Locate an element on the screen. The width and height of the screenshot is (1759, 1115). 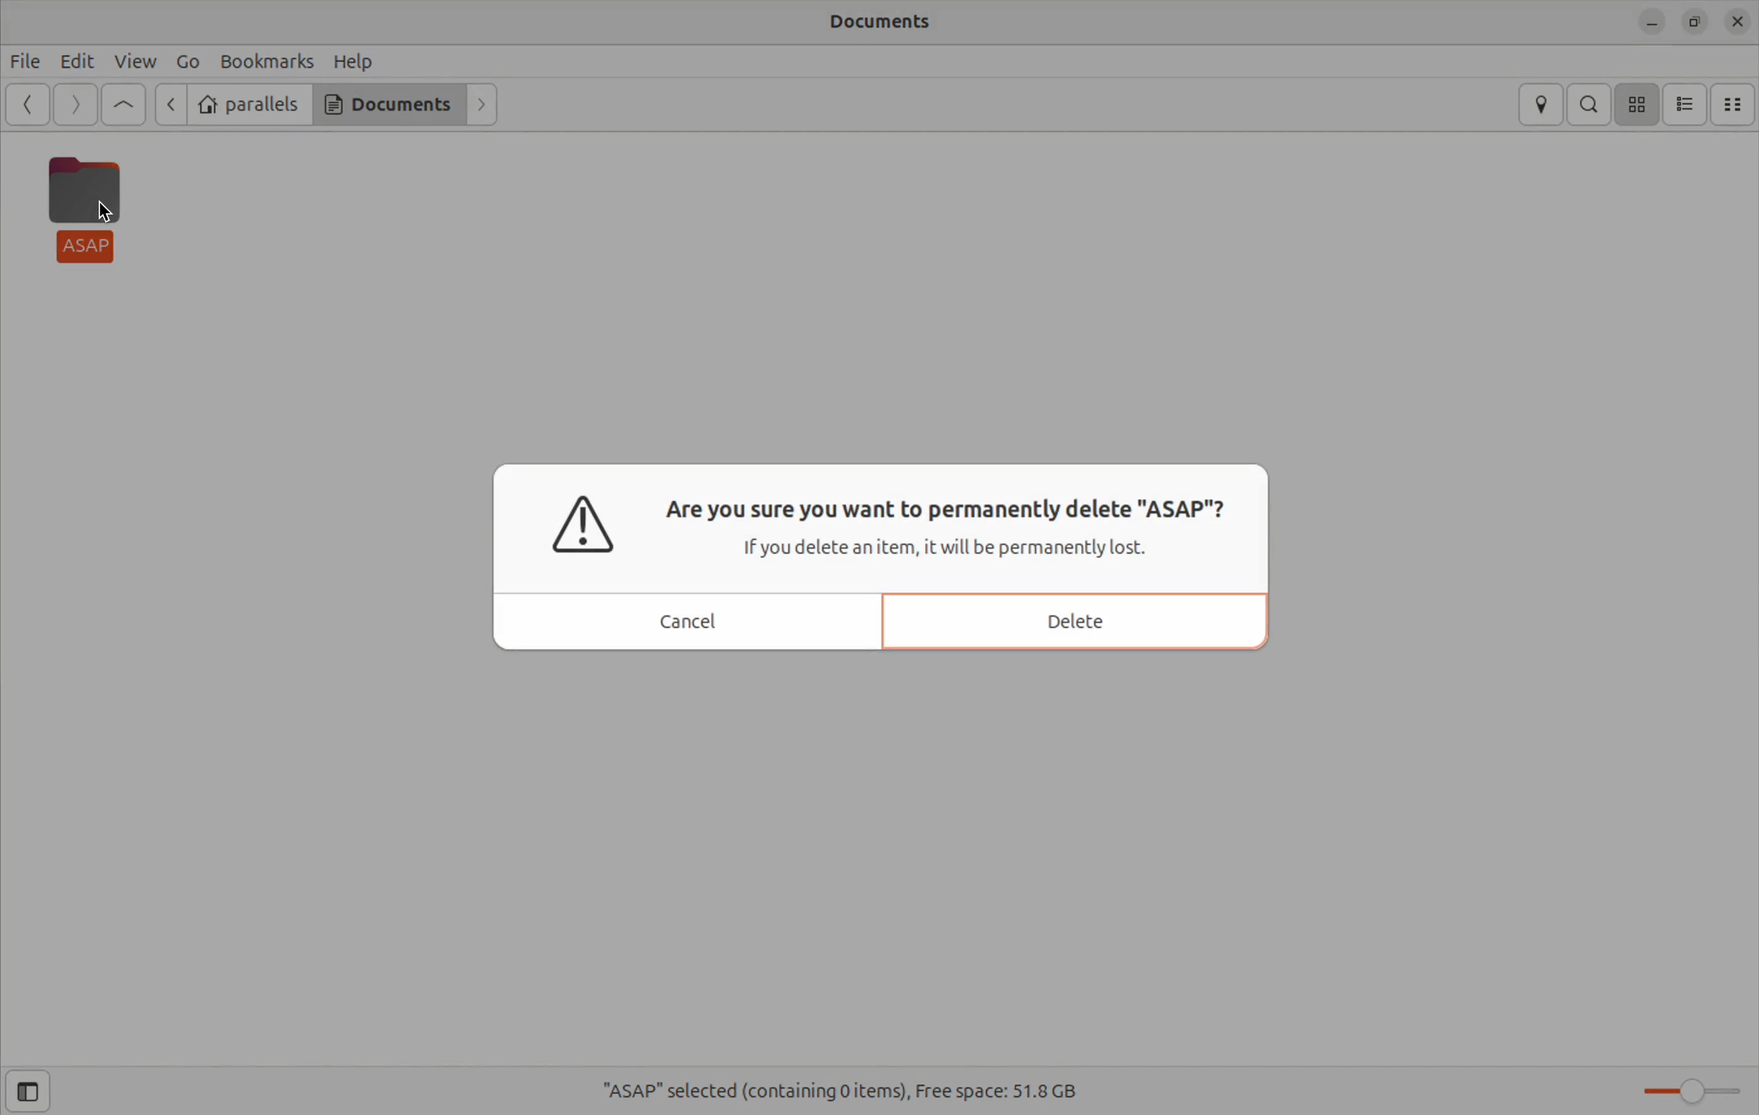
open sidebar is located at coordinates (37, 1092).